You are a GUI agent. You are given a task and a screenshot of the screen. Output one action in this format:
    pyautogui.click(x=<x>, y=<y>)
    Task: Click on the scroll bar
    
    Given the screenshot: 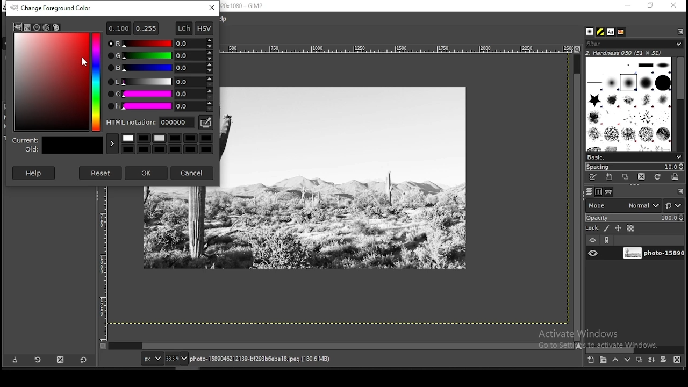 What is the action you would take?
    pyautogui.click(x=635, y=349)
    